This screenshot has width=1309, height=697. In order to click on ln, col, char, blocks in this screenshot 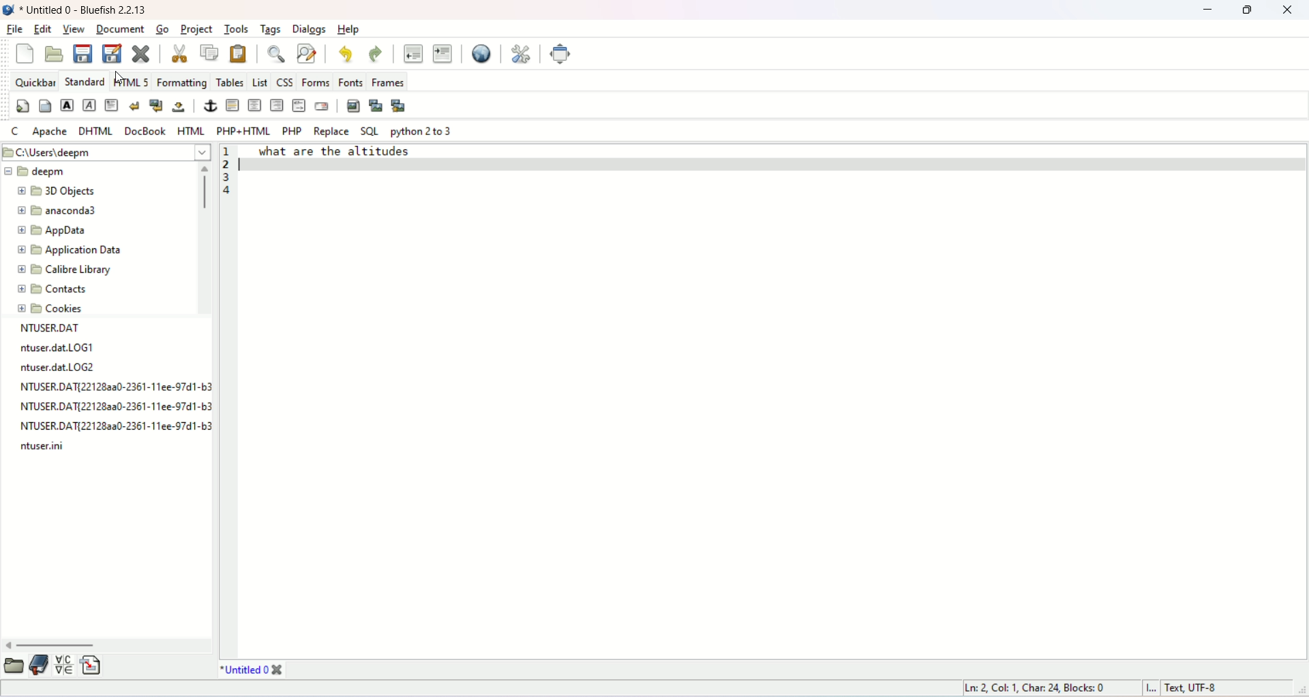, I will do `click(1038, 687)`.